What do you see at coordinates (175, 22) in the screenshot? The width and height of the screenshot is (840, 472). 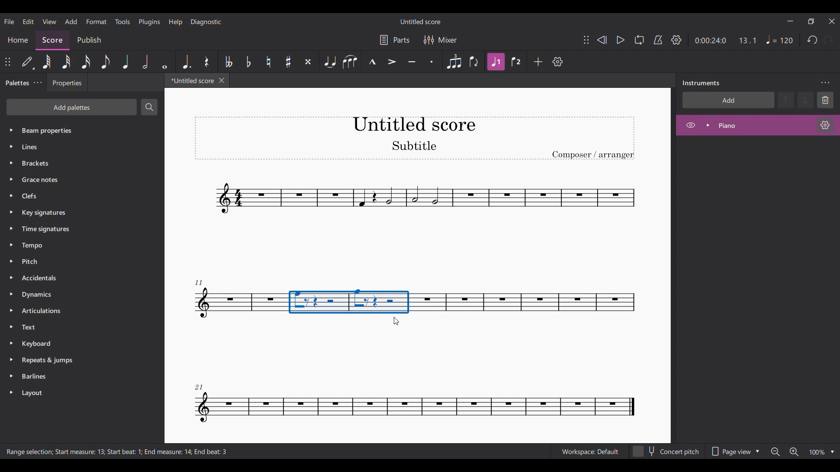 I see `Help menu` at bounding box center [175, 22].